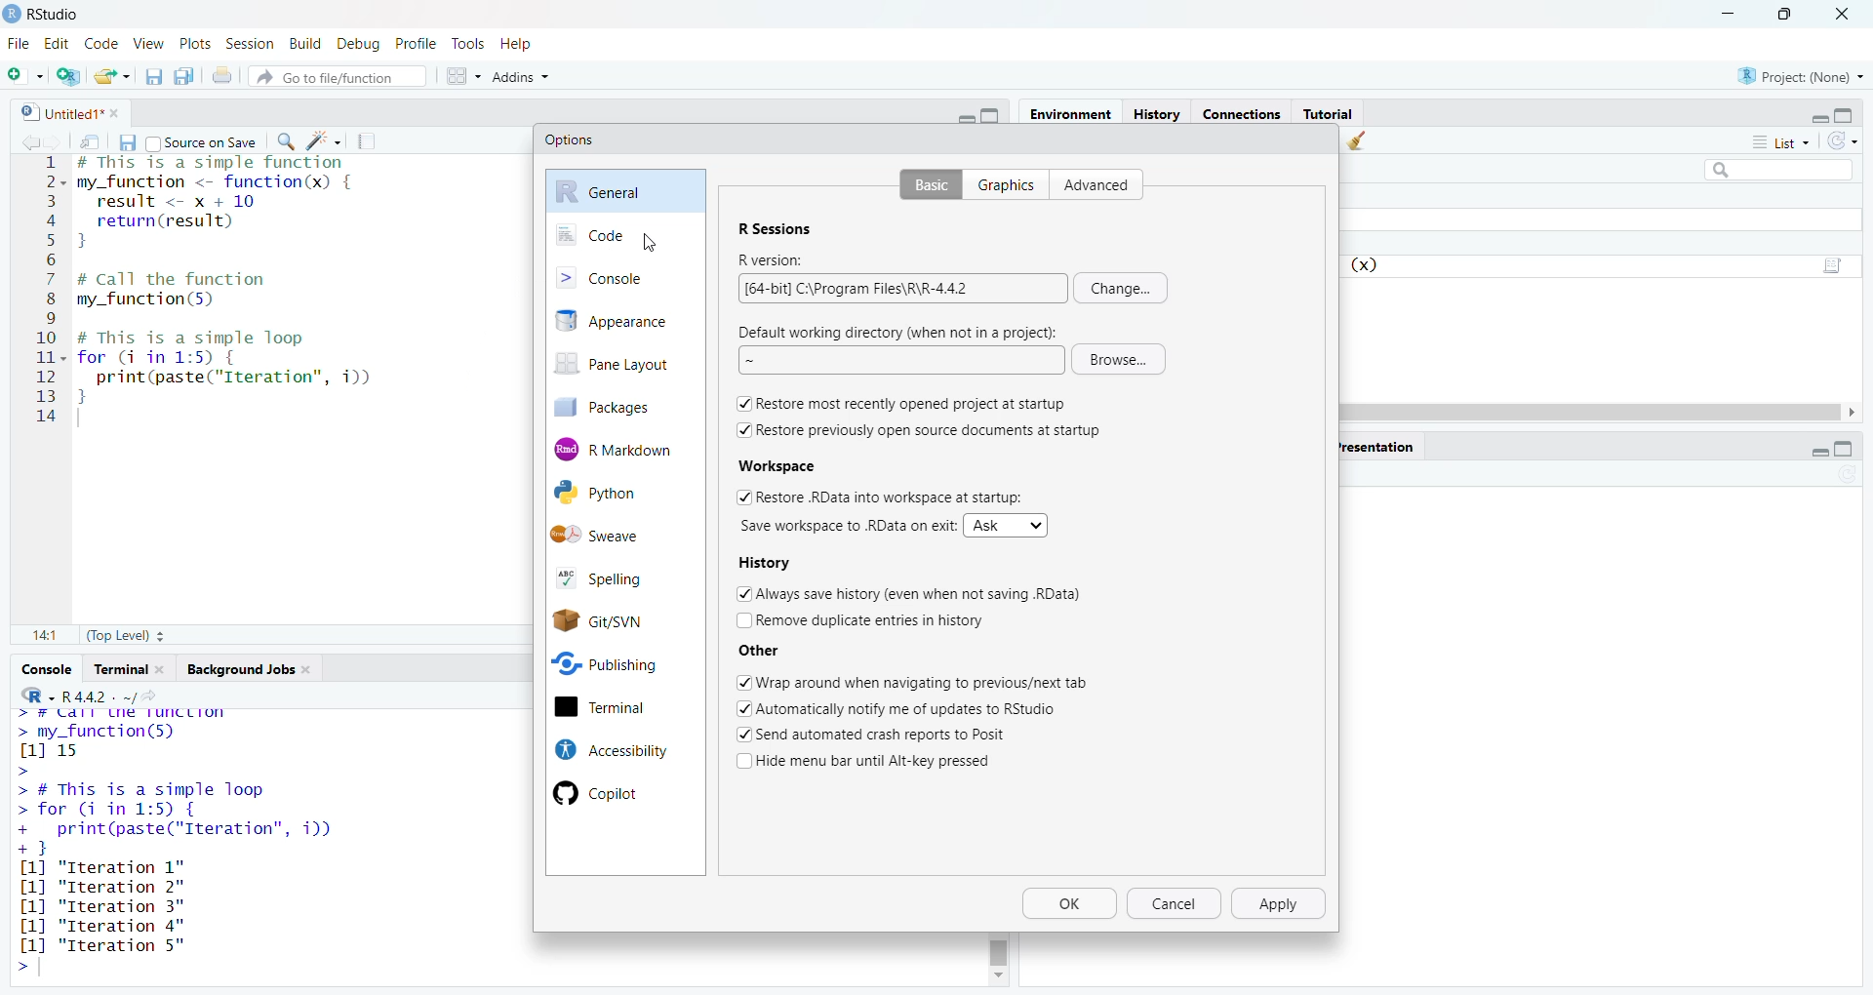  Describe the element at coordinates (870, 761) in the screenshot. I see `Hide menu bar until Alt-key pressed` at that location.